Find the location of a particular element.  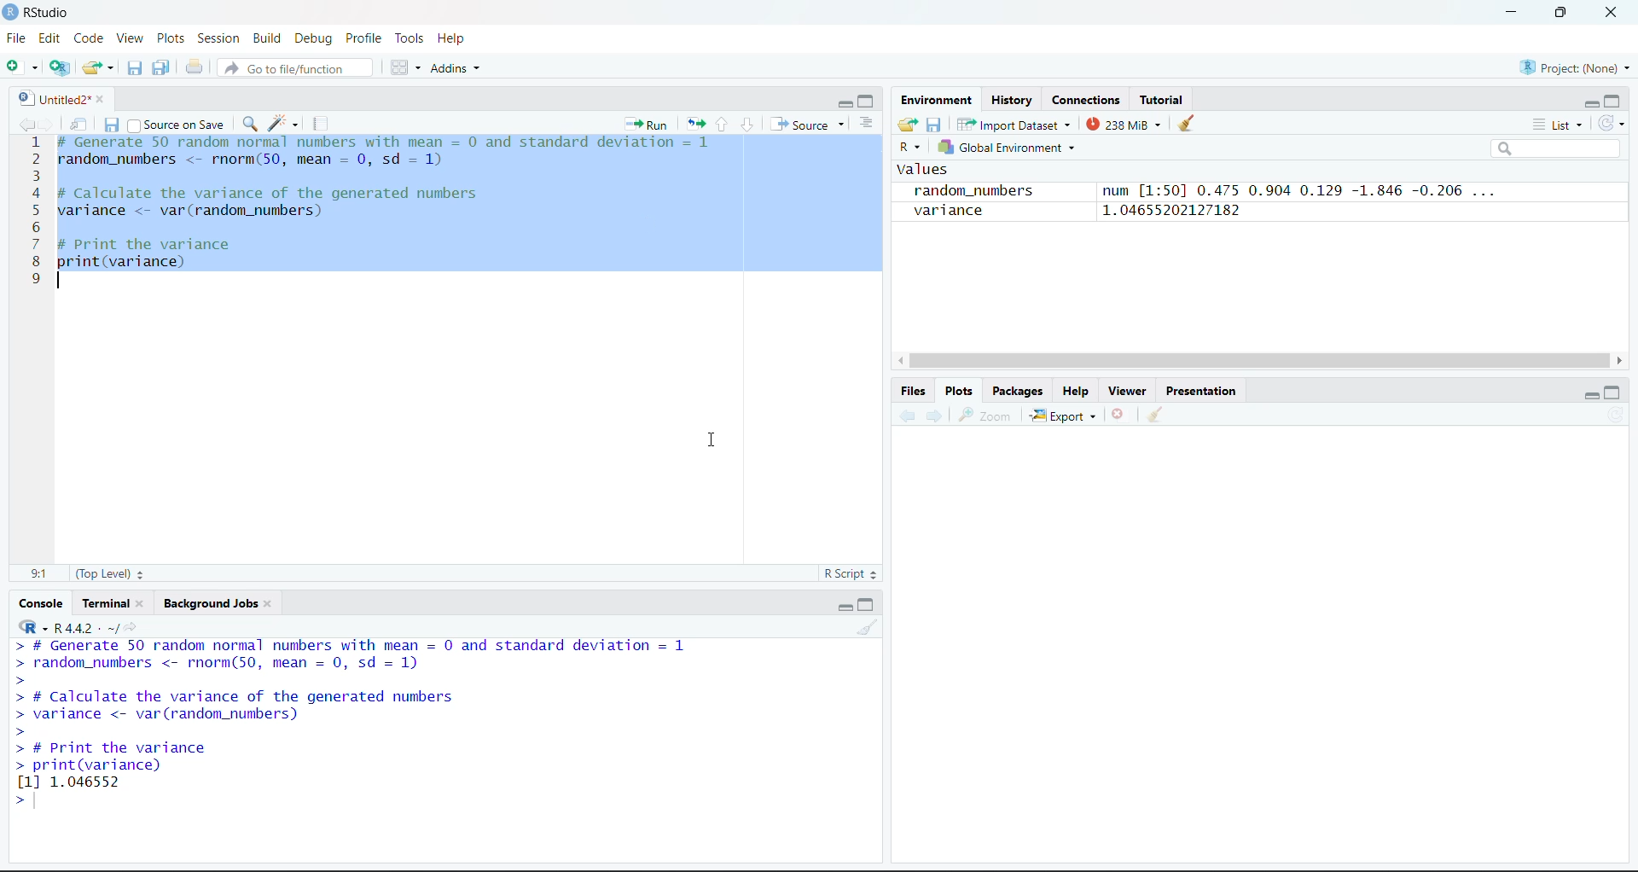

save is located at coordinates (935, 125).